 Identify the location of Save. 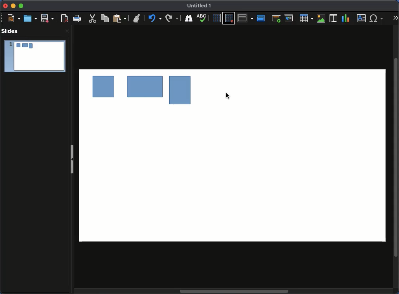
(47, 19).